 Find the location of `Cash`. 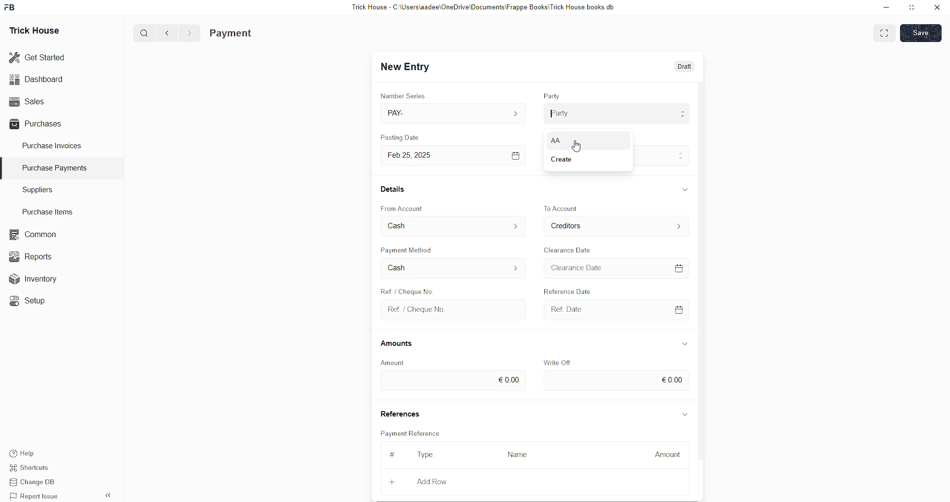

Cash is located at coordinates (400, 267).